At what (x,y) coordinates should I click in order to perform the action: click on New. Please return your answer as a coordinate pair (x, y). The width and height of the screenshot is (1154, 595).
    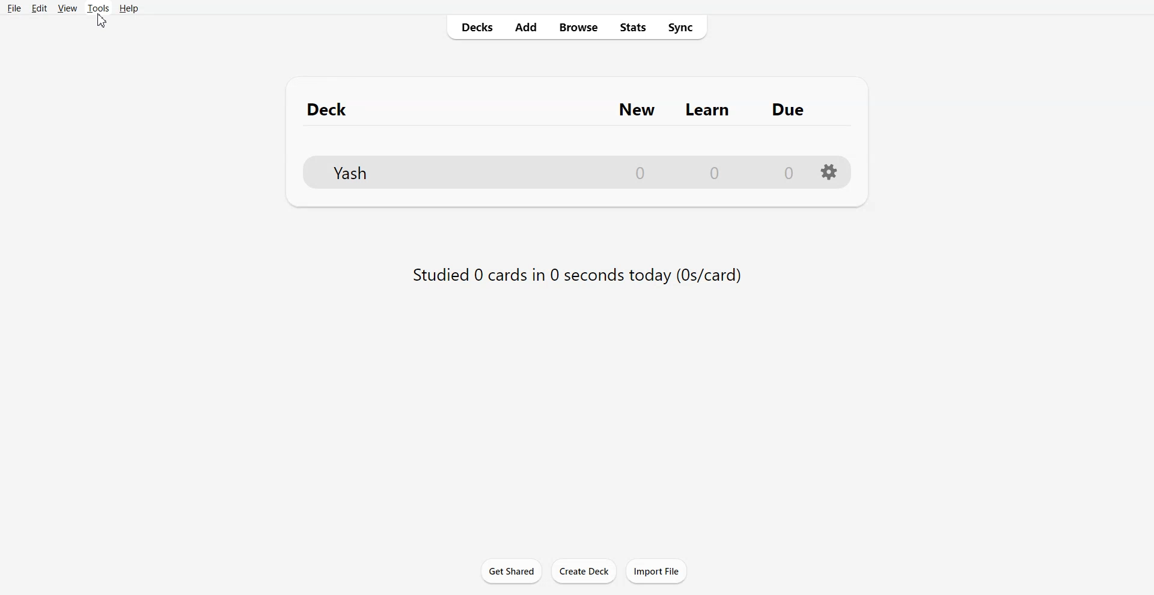
    Looking at the image, I should click on (637, 109).